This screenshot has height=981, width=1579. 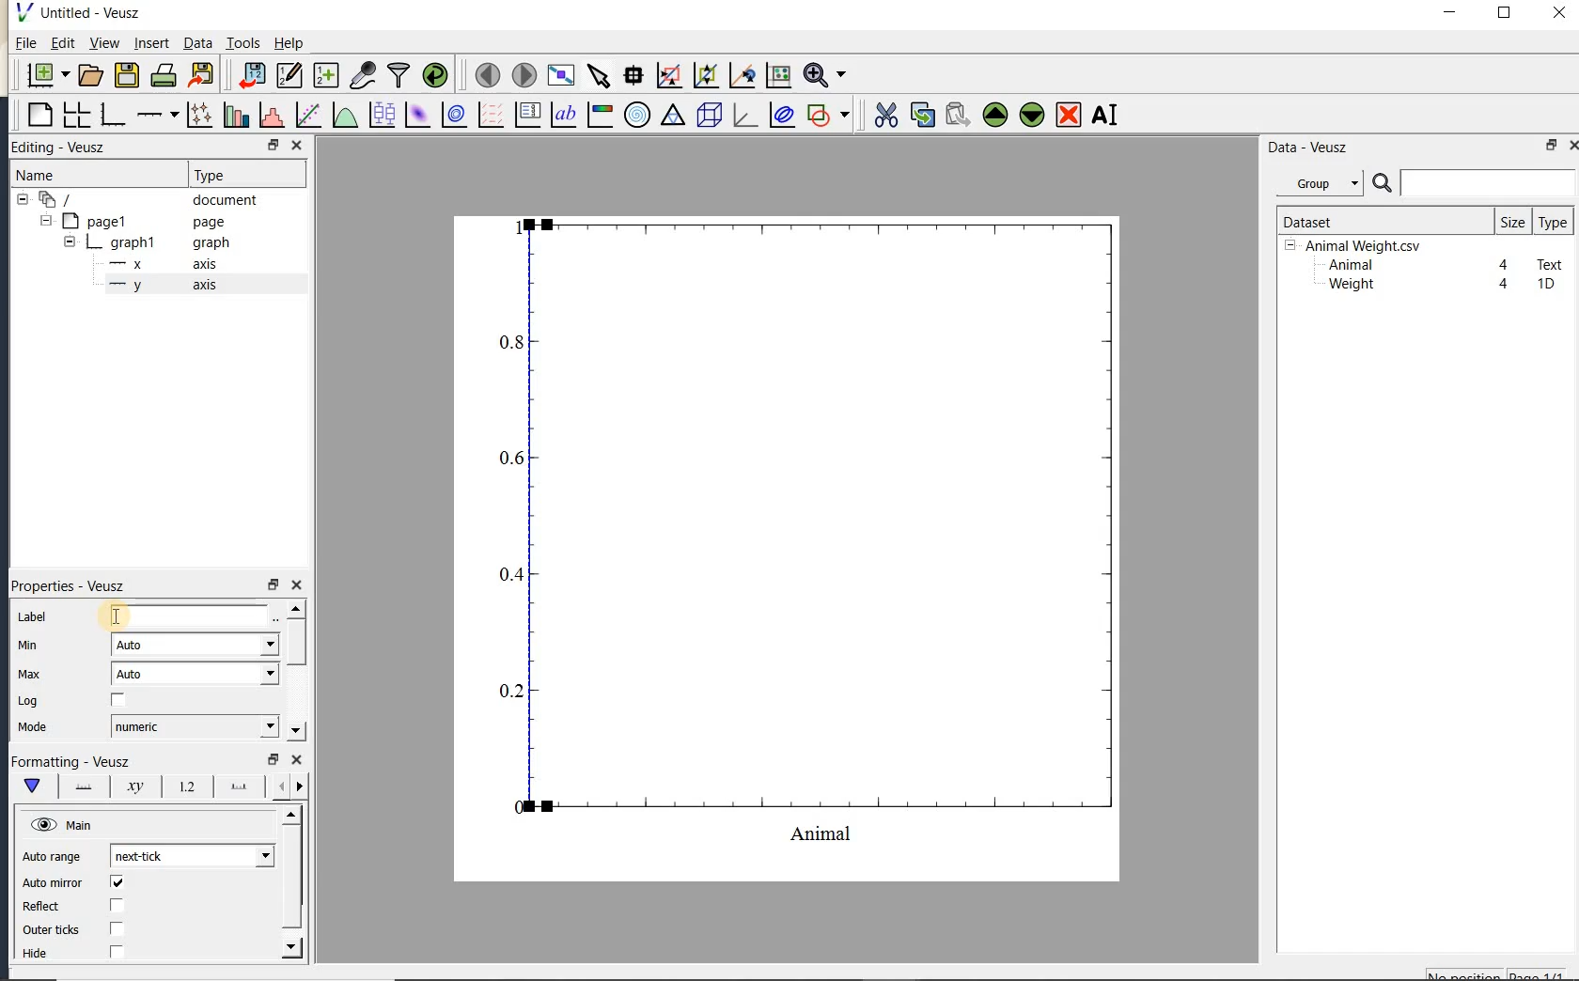 What do you see at coordinates (297, 760) in the screenshot?
I see `close` at bounding box center [297, 760].